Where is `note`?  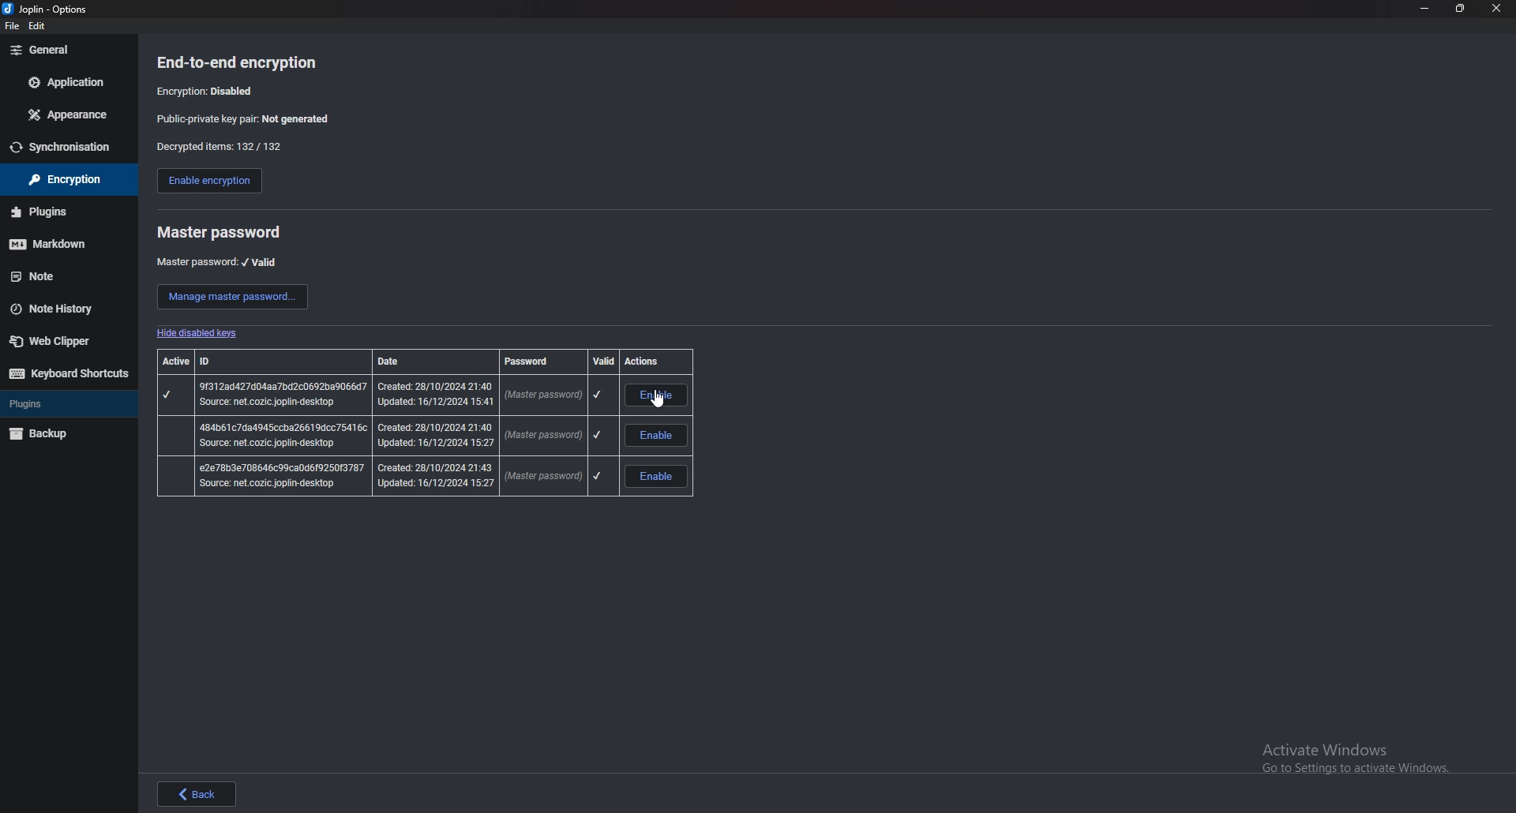 note is located at coordinates (64, 275).